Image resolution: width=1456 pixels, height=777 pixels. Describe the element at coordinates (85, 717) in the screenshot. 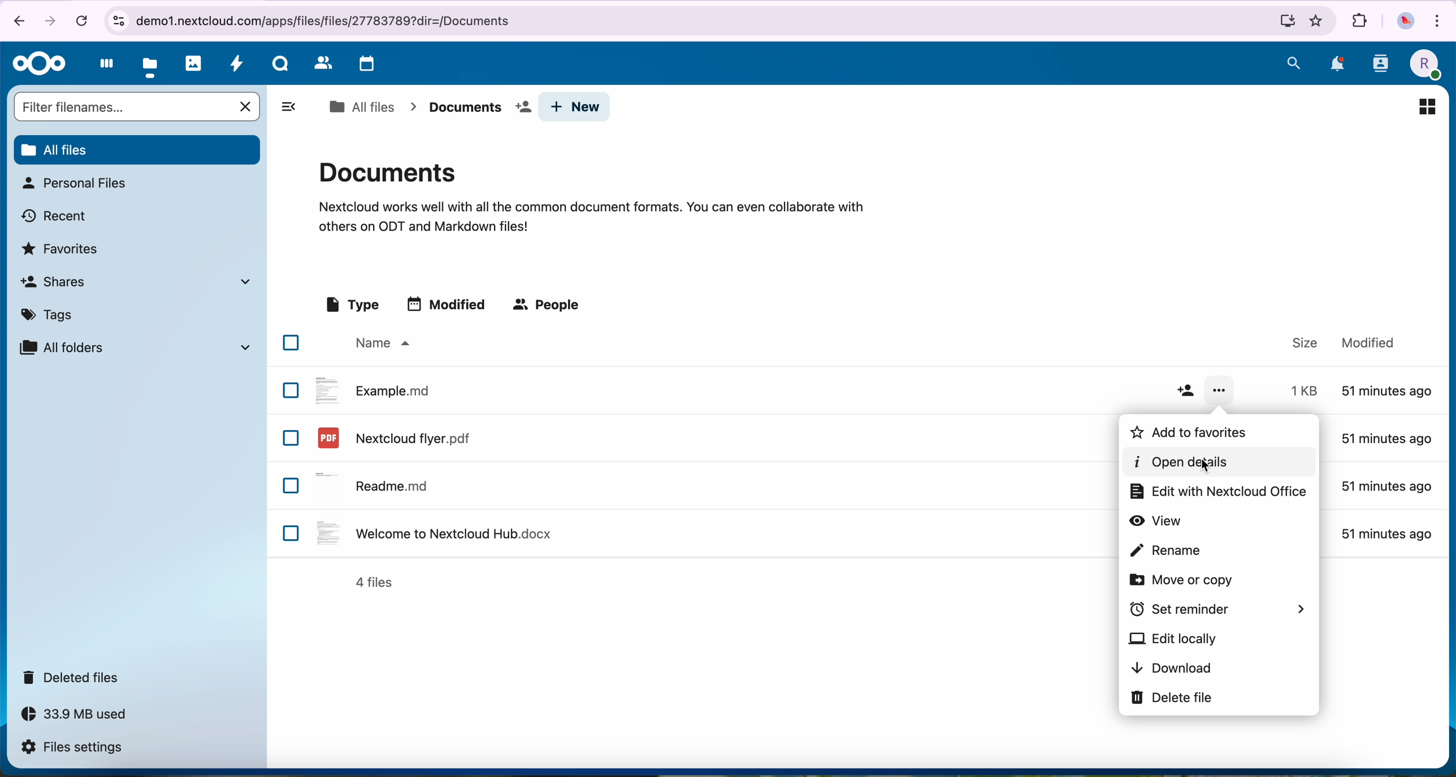

I see `33.9 MB used` at that location.